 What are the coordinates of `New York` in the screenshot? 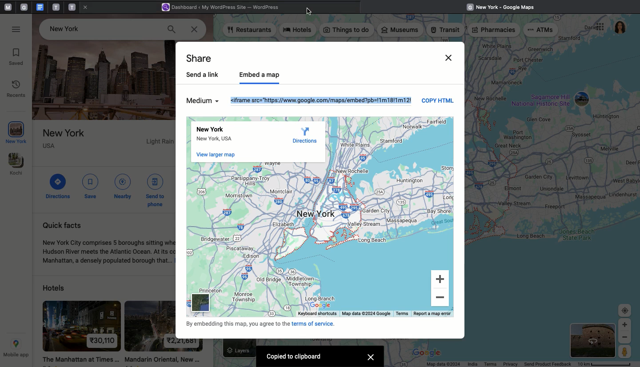 It's located at (224, 135).